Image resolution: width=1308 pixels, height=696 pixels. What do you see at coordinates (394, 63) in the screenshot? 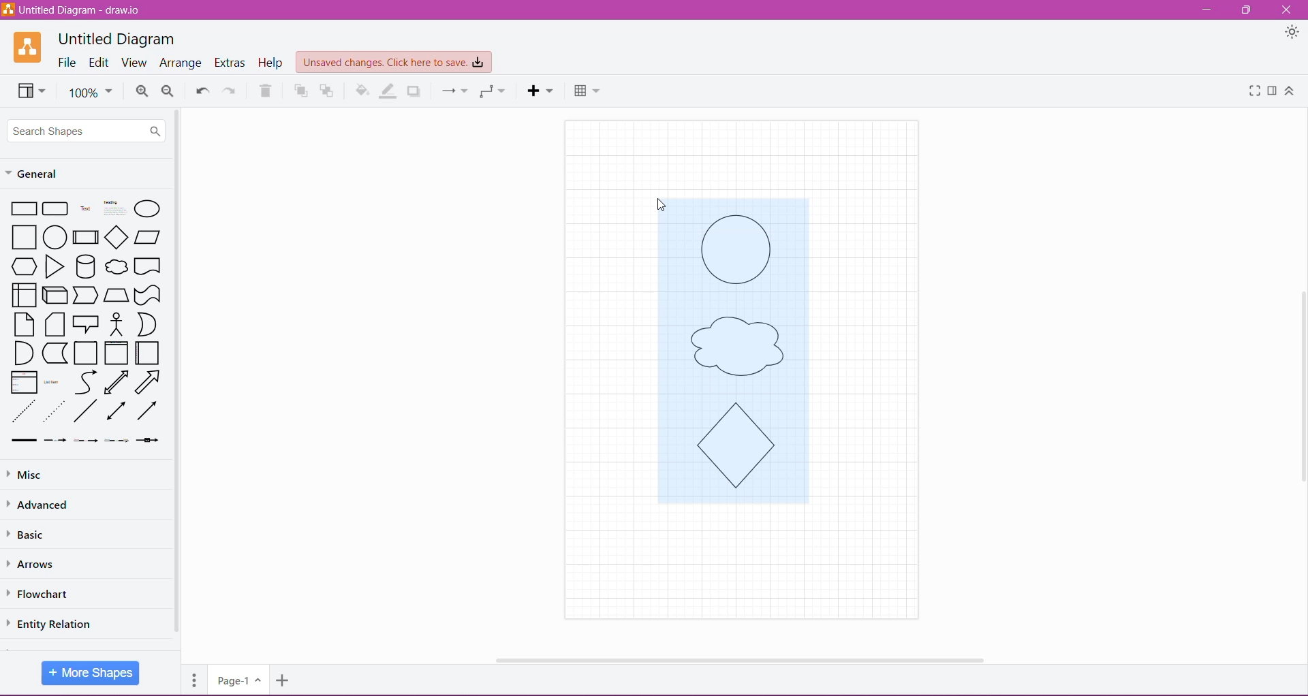
I see `Unsaved Changes. Click here to save.` at bounding box center [394, 63].